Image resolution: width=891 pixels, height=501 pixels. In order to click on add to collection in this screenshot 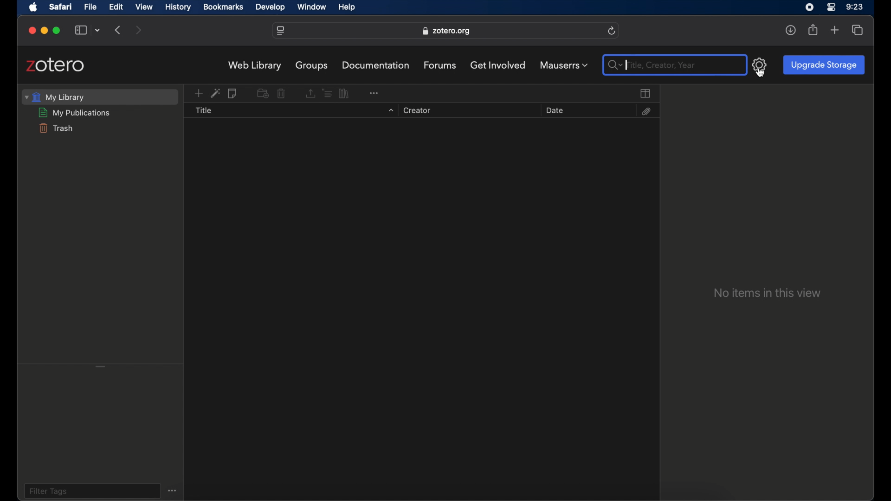, I will do `click(262, 93)`.